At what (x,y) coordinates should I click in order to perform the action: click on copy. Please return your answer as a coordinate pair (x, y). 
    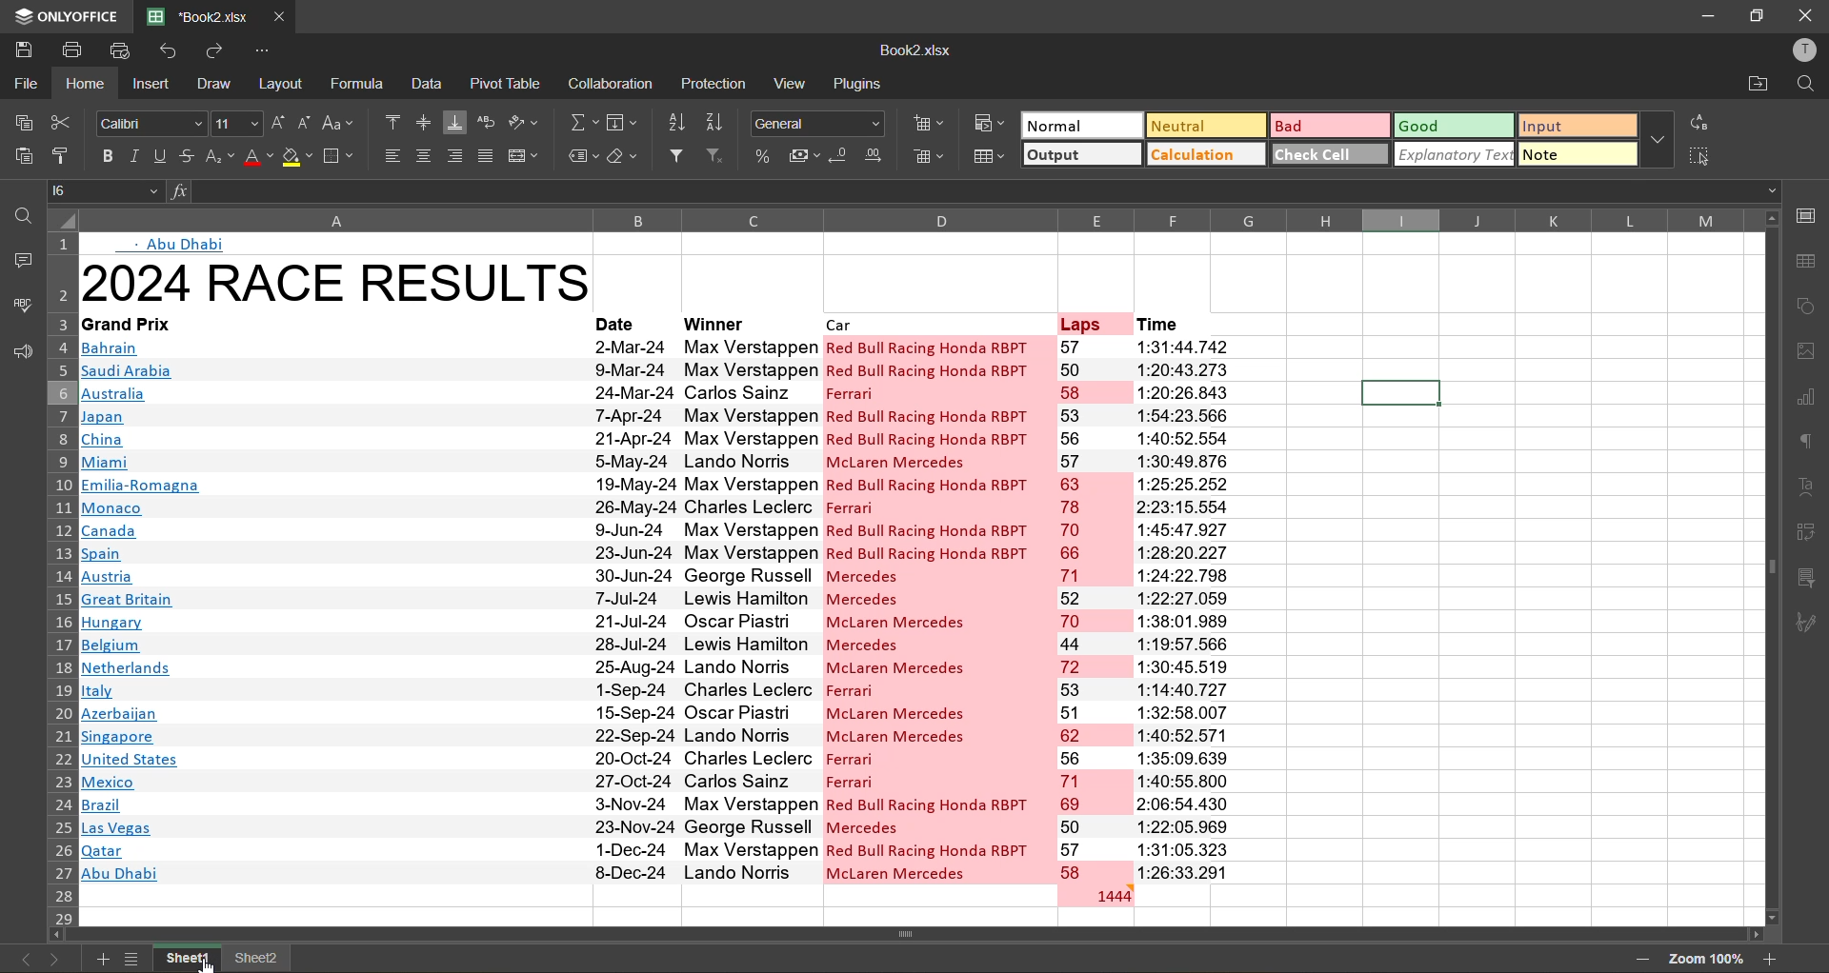
    Looking at the image, I should click on (28, 124).